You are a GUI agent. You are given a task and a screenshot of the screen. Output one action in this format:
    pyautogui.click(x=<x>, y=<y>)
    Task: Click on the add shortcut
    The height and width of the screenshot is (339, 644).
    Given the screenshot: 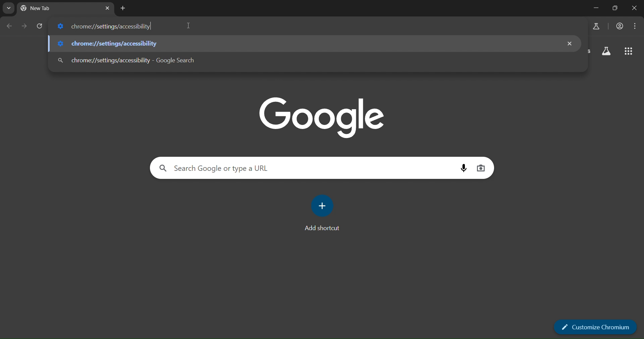 What is the action you would take?
    pyautogui.click(x=323, y=214)
    